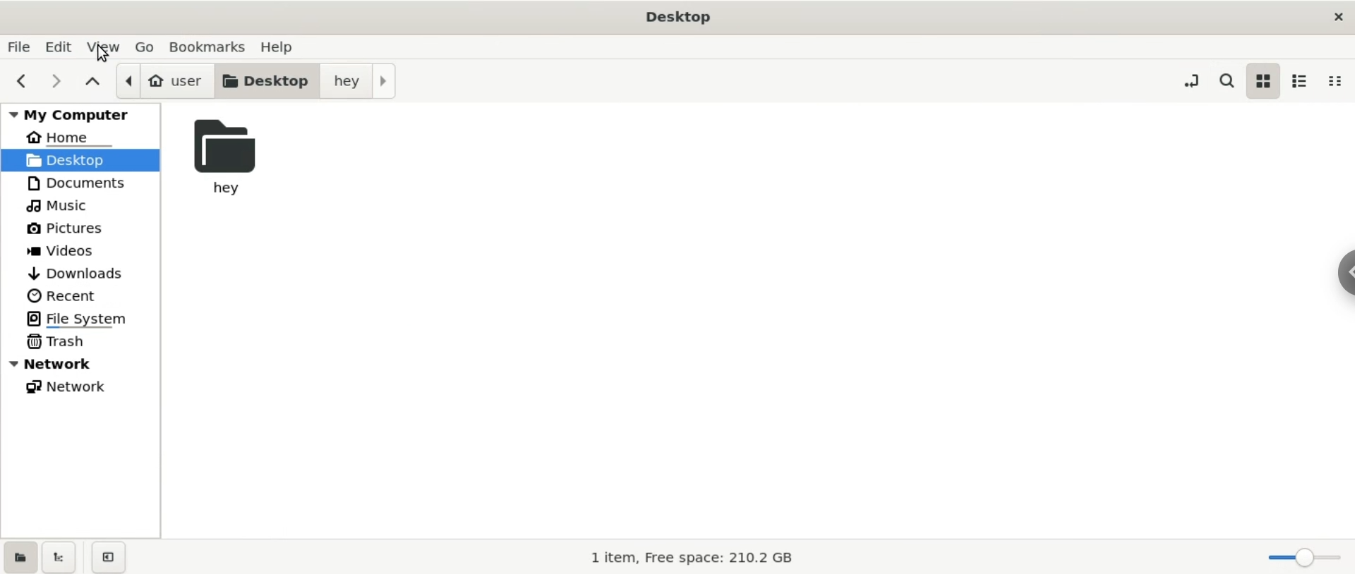  What do you see at coordinates (209, 46) in the screenshot?
I see `bookmarks` at bounding box center [209, 46].